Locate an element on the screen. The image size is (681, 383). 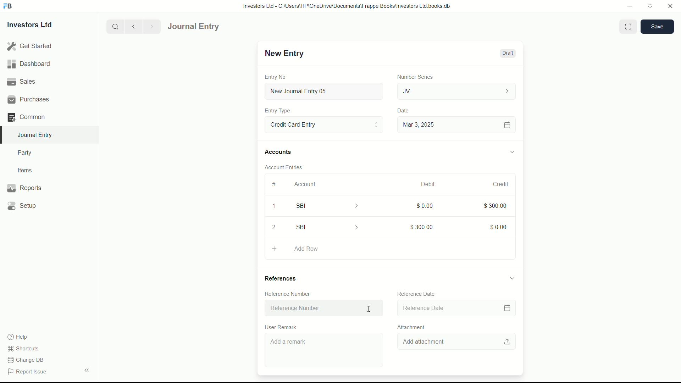
Entry No is located at coordinates (276, 76).